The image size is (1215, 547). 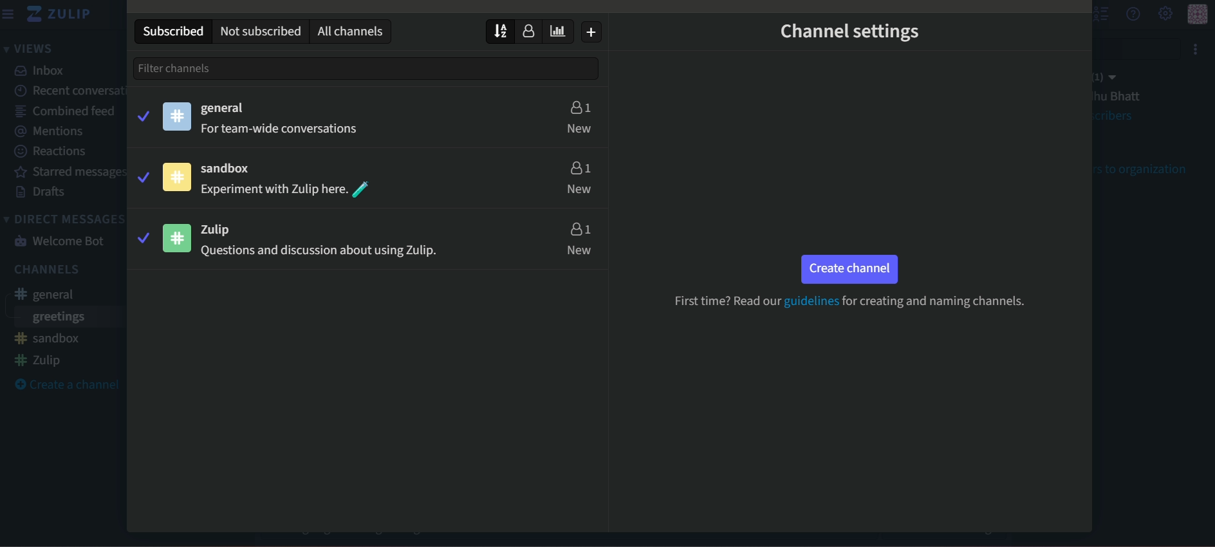 What do you see at coordinates (174, 32) in the screenshot?
I see `subscribed` at bounding box center [174, 32].